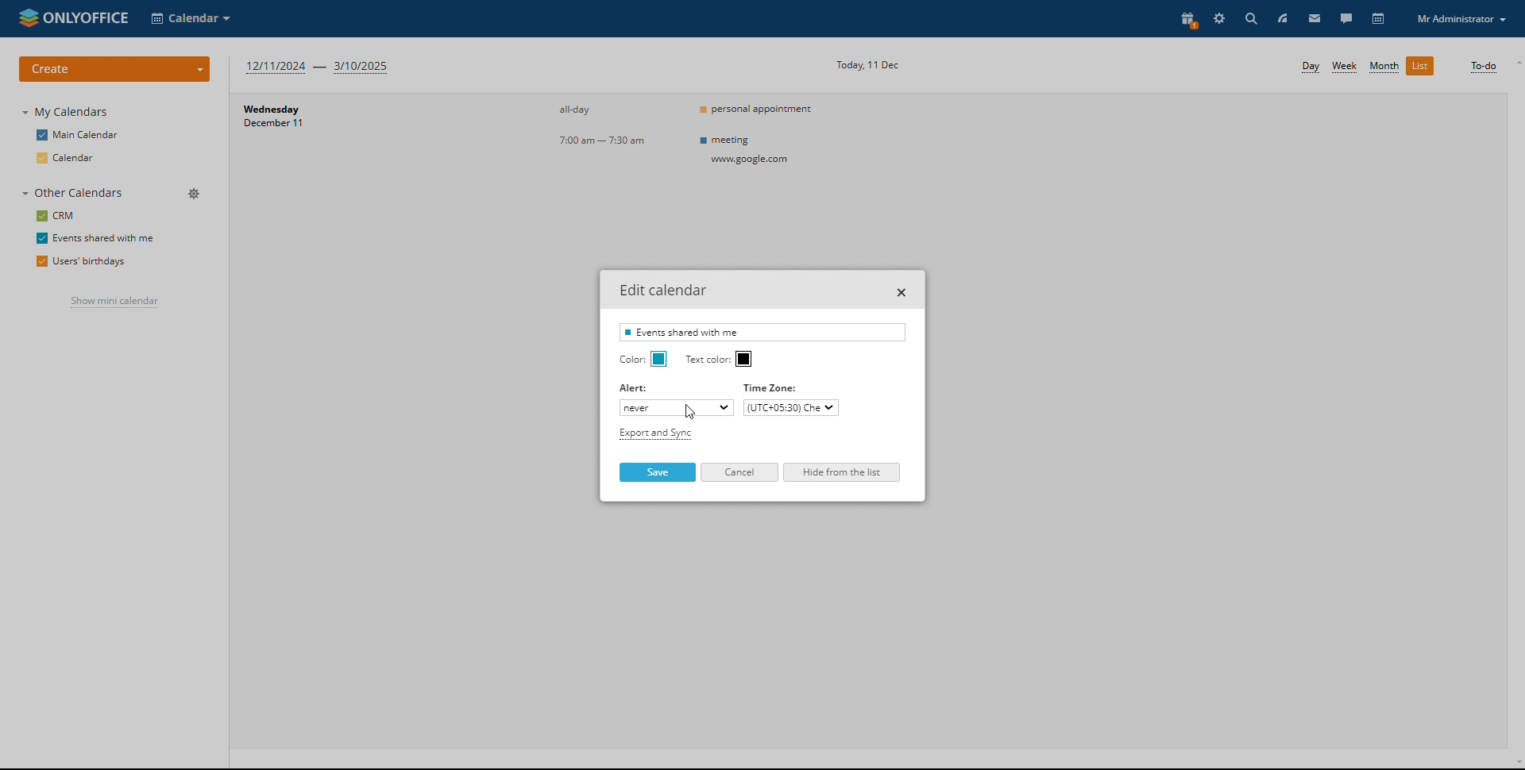 This screenshot has height=770, width=1525. What do you see at coordinates (663, 290) in the screenshot?
I see `edit calednar` at bounding box center [663, 290].